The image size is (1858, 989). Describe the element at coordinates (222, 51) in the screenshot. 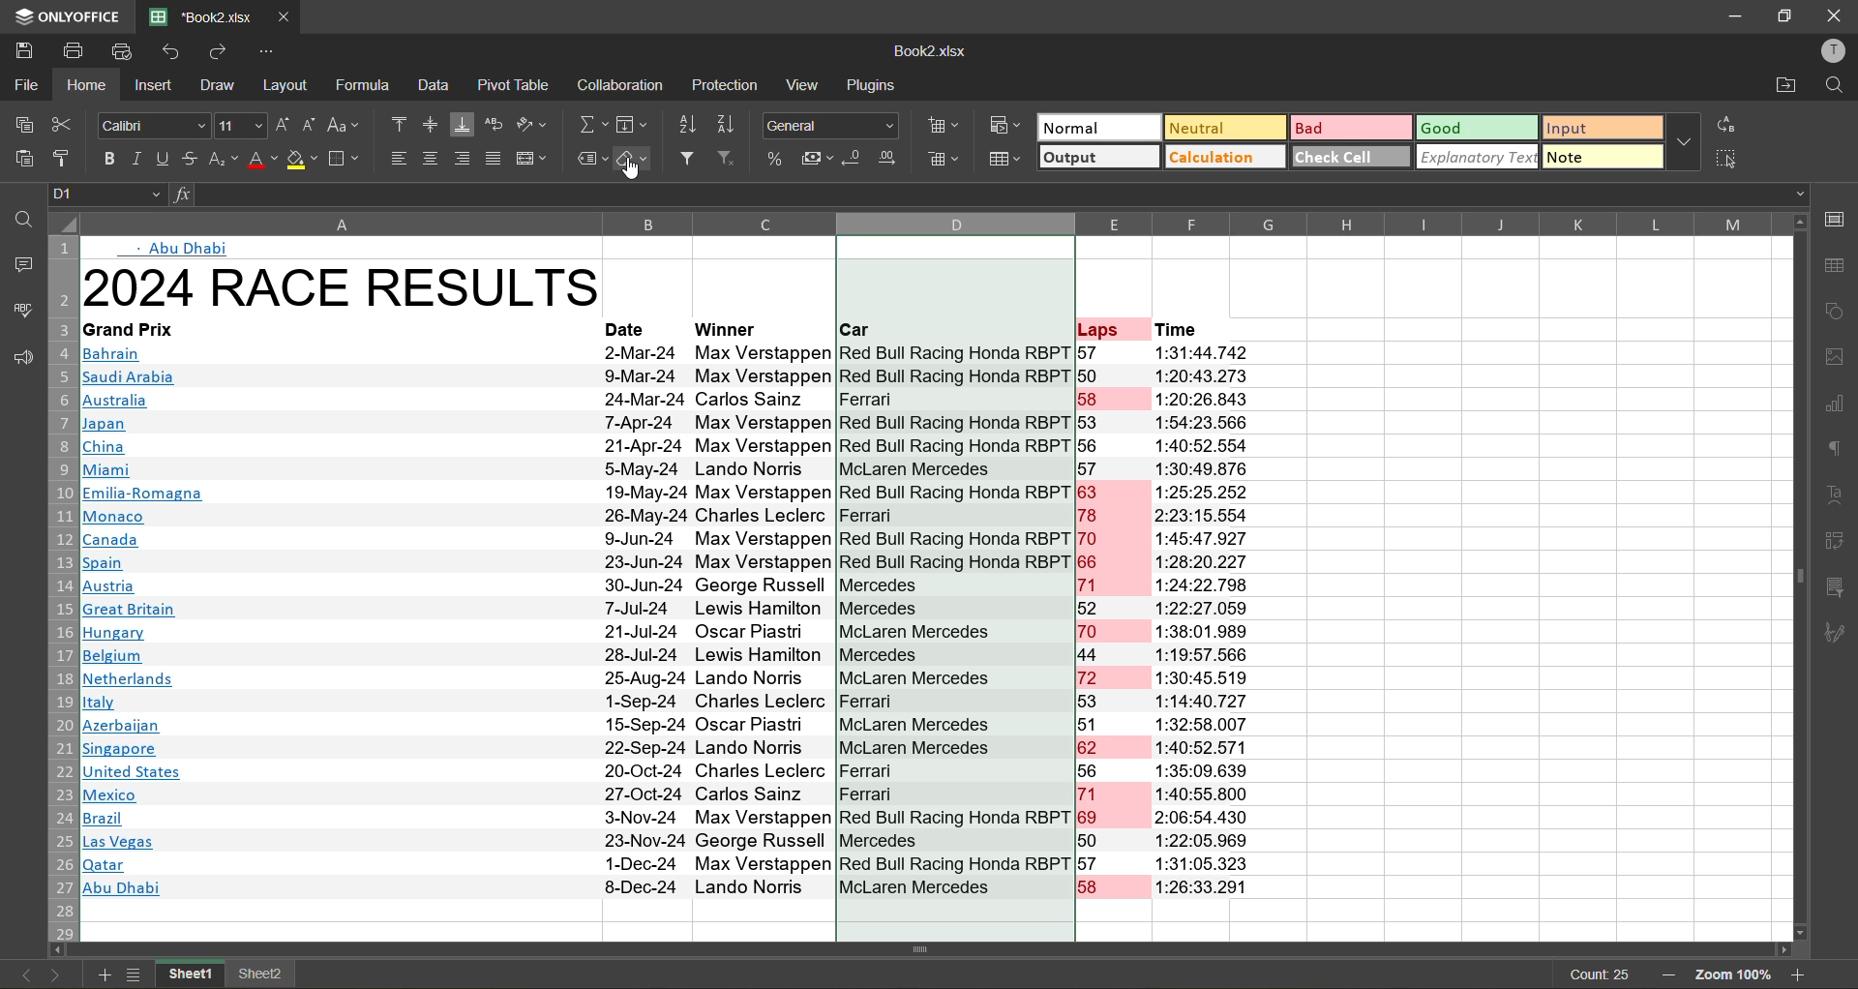

I see `redo` at that location.